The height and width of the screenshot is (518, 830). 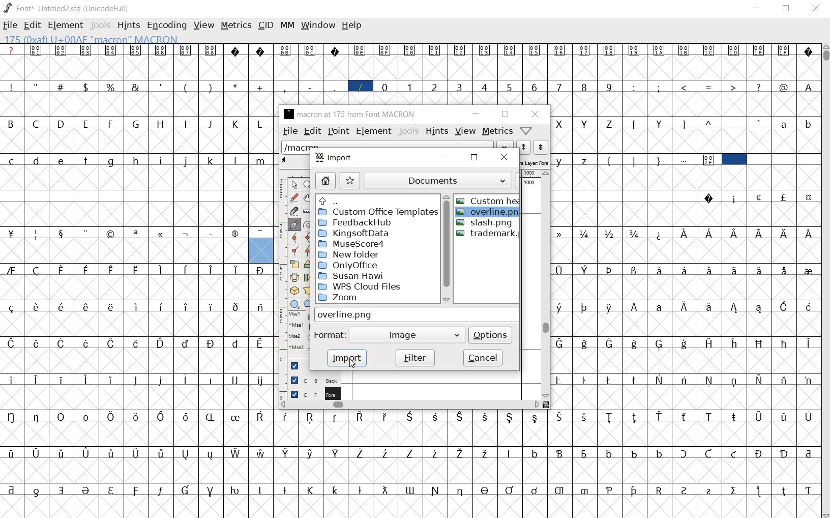 I want to click on Symbol, so click(x=584, y=452).